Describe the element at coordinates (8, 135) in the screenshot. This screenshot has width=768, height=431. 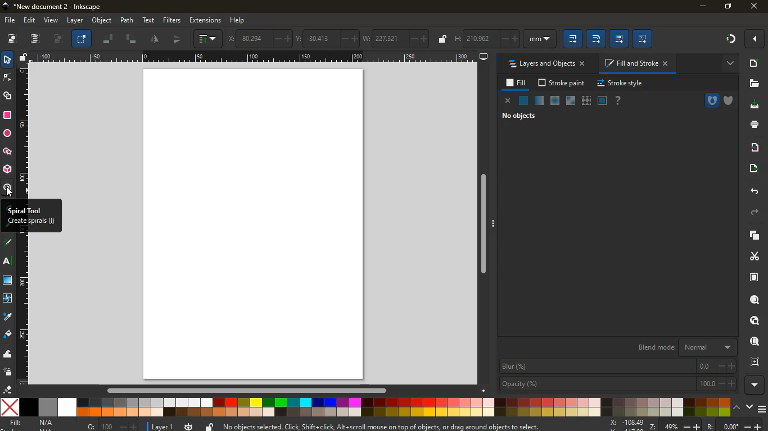
I see `circle` at that location.